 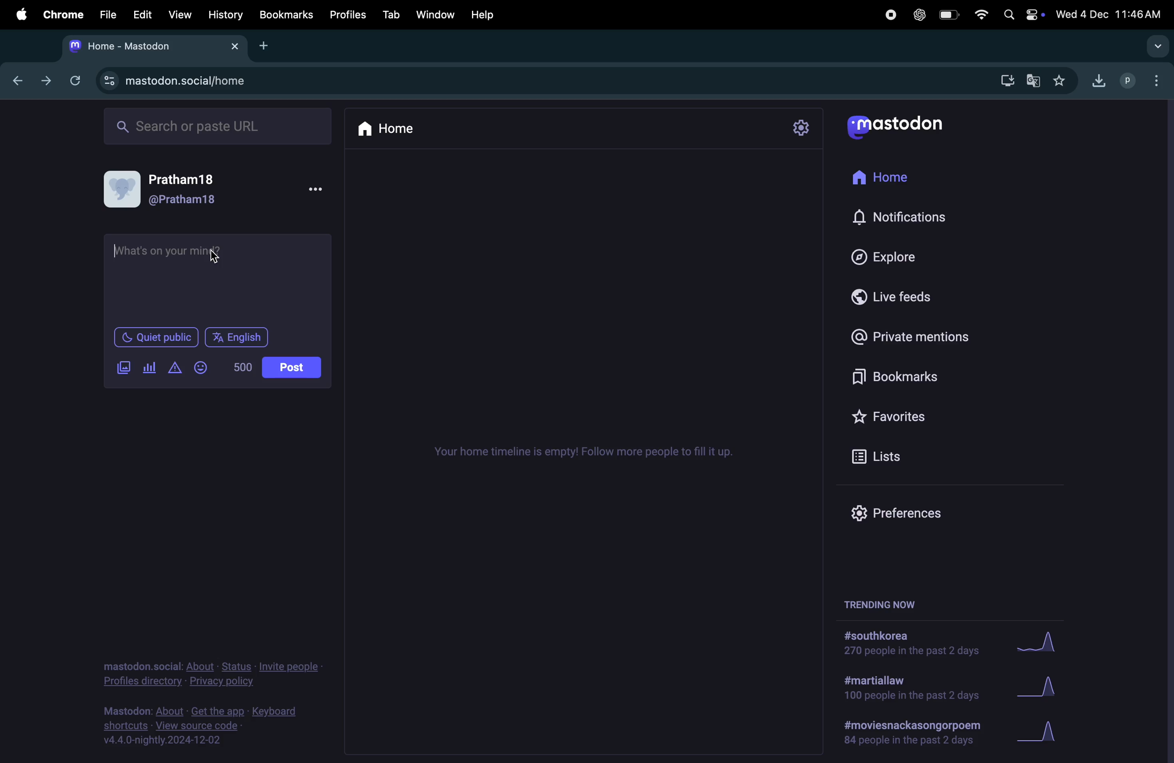 What do you see at coordinates (881, 456) in the screenshot?
I see `lists` at bounding box center [881, 456].